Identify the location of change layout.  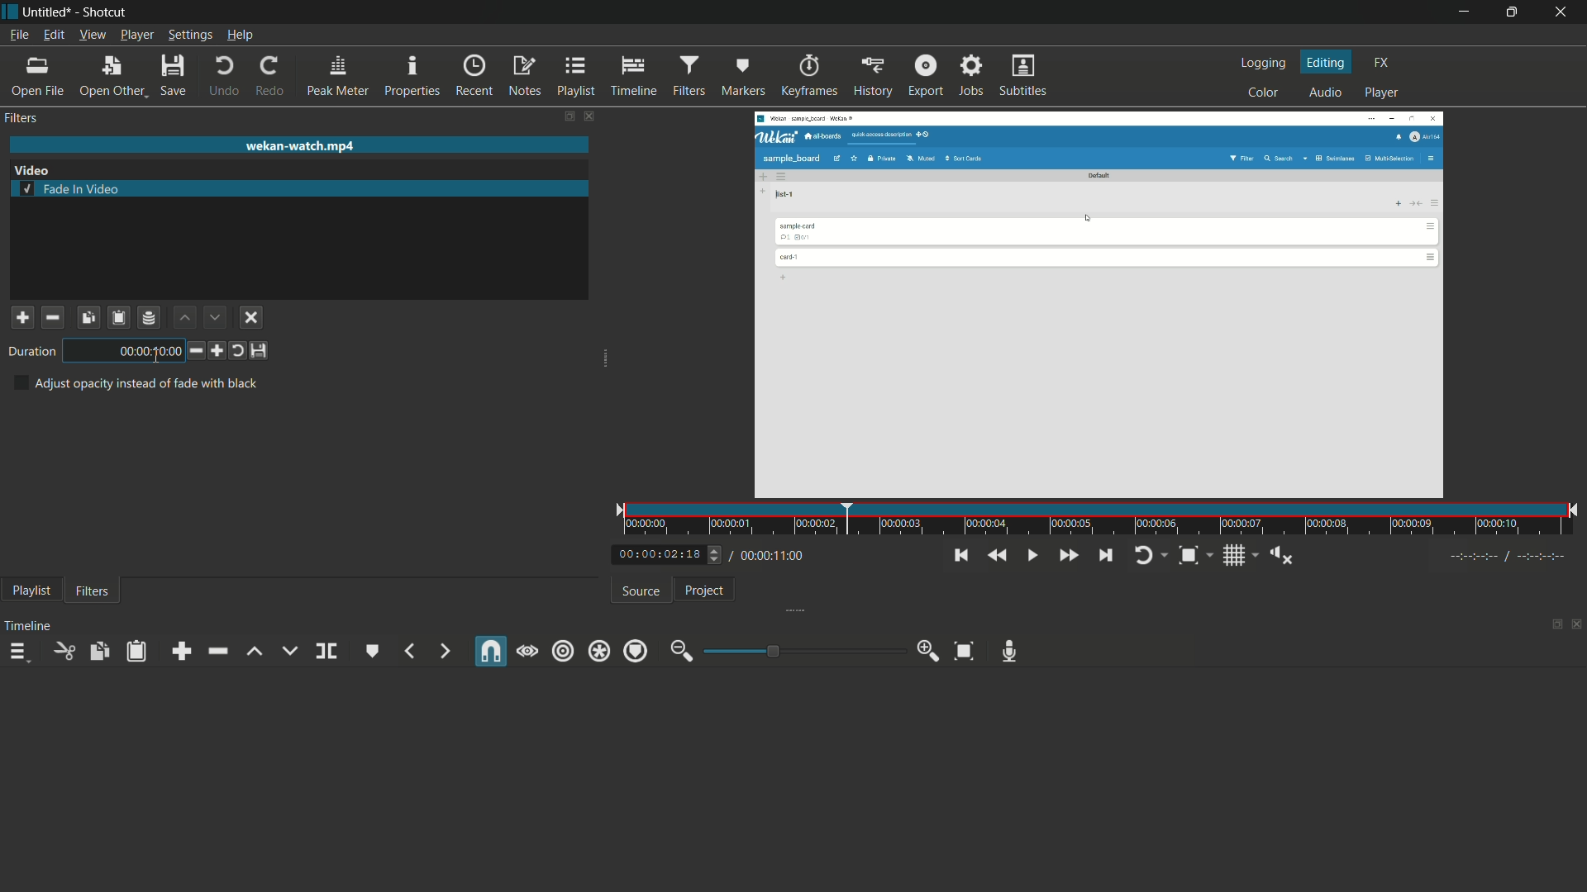
(1554, 623).